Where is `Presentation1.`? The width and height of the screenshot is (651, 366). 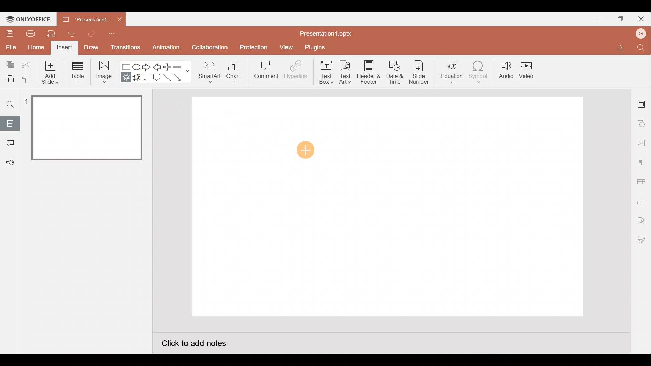 Presentation1. is located at coordinates (85, 18).